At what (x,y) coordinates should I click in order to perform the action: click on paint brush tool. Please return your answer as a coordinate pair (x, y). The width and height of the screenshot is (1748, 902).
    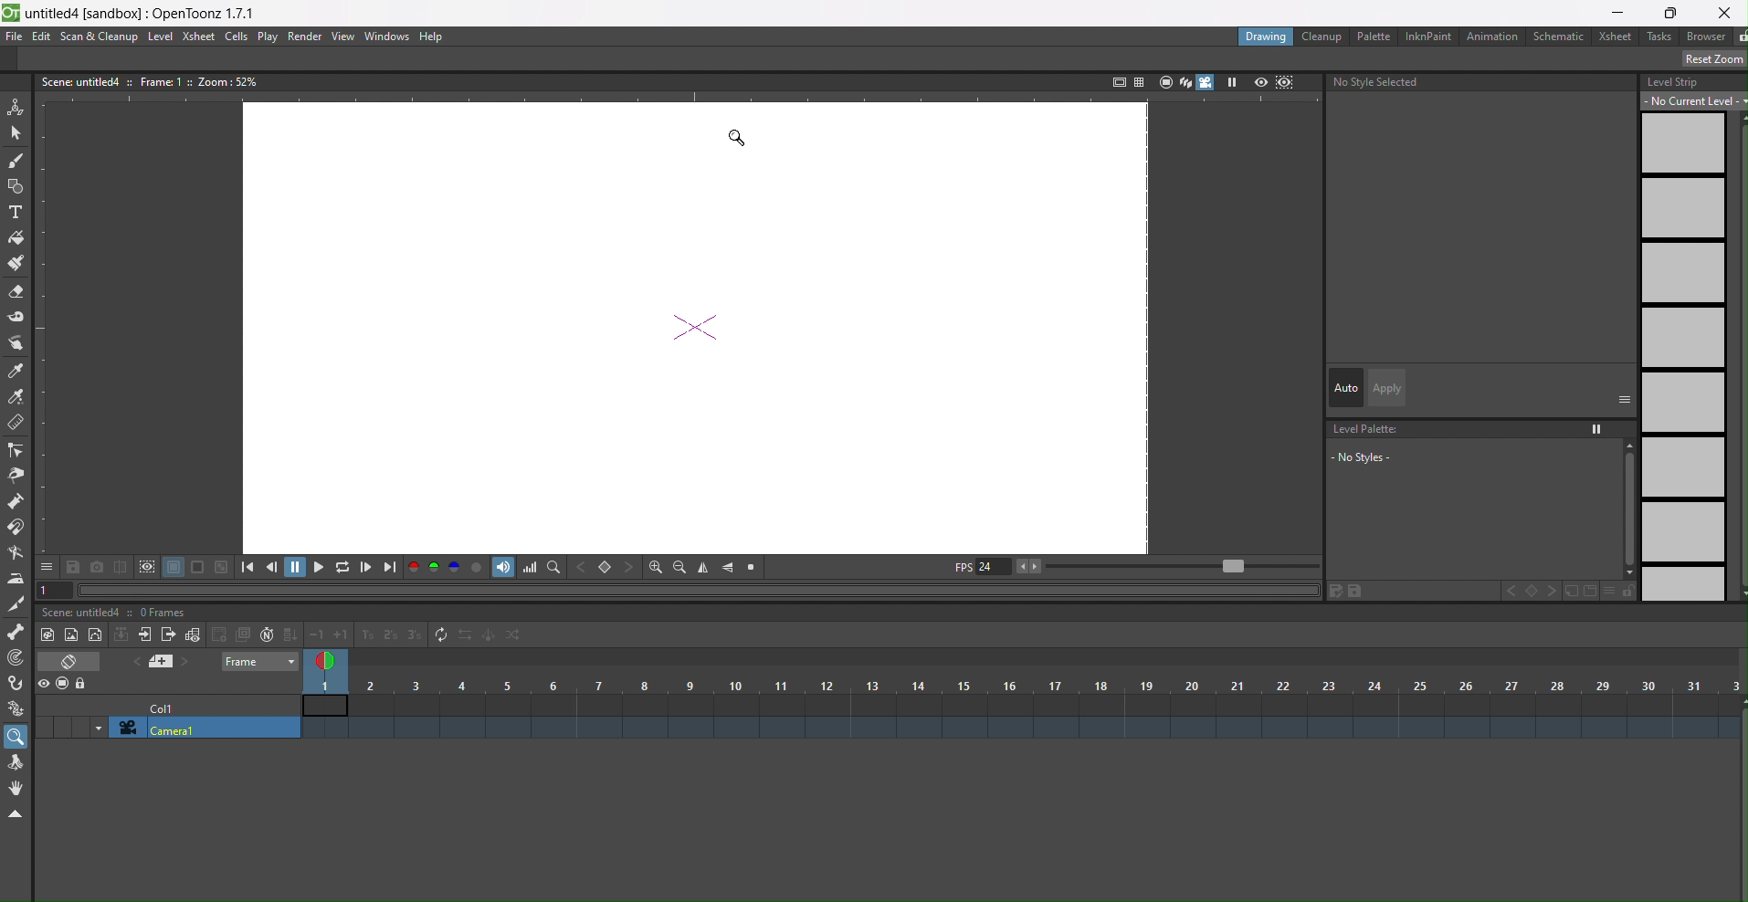
    Looking at the image, I should click on (16, 263).